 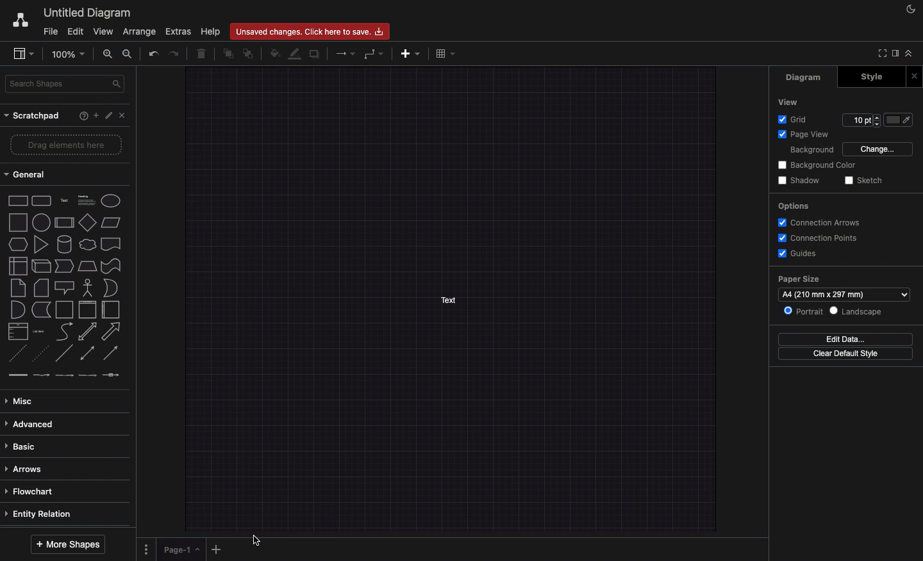 I want to click on Page 1, so click(x=182, y=549).